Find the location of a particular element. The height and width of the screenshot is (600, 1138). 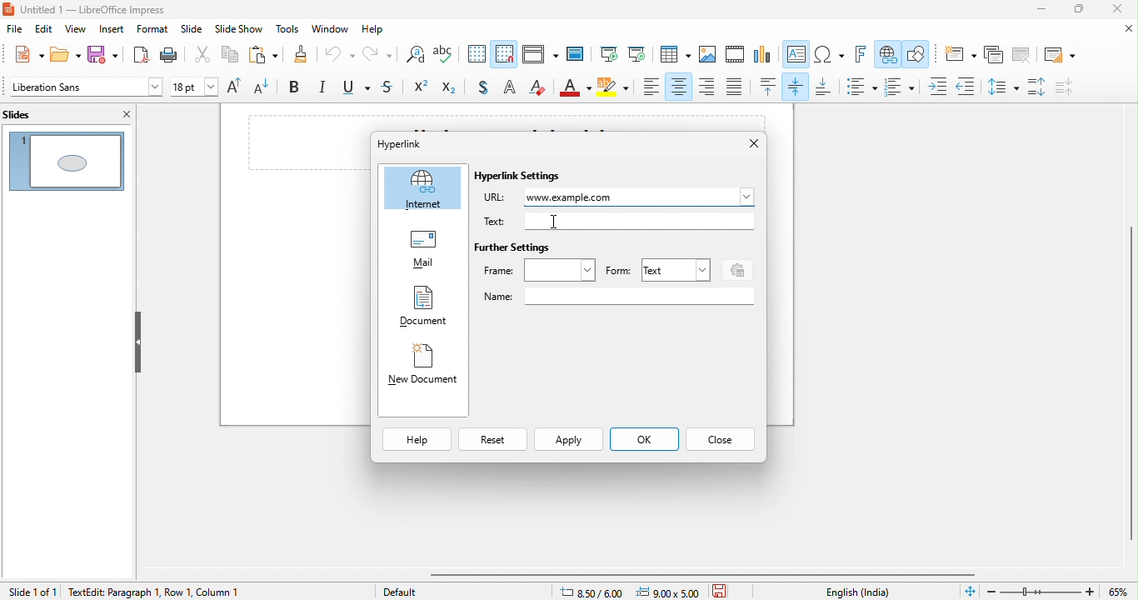

new document is located at coordinates (422, 368).